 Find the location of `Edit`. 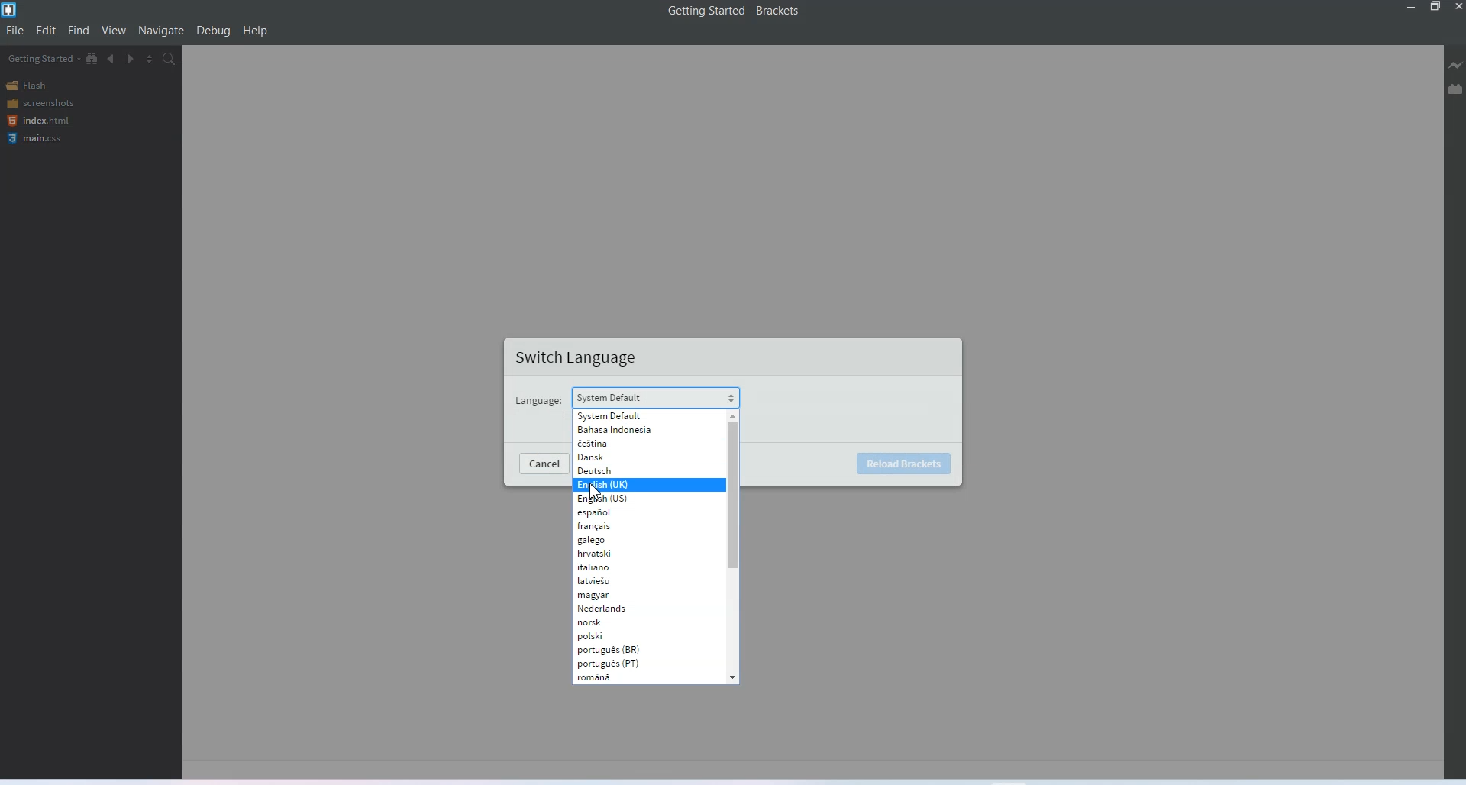

Edit is located at coordinates (46, 31).